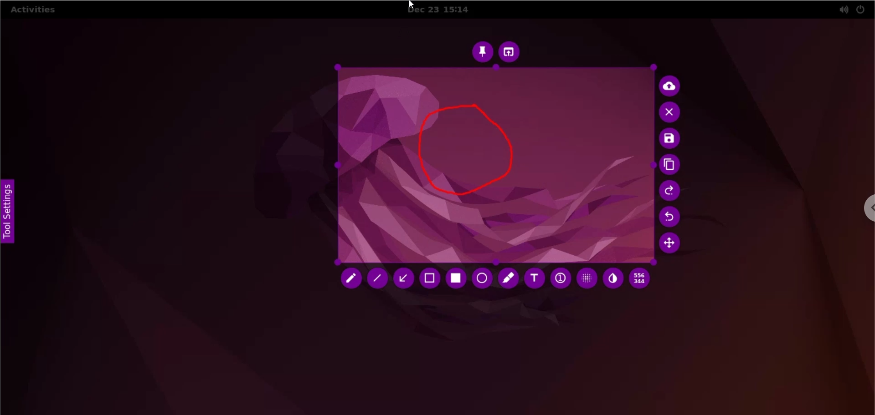 Image resolution: width=875 pixels, height=415 pixels. Describe the element at coordinates (560, 278) in the screenshot. I see `auto increment` at that location.